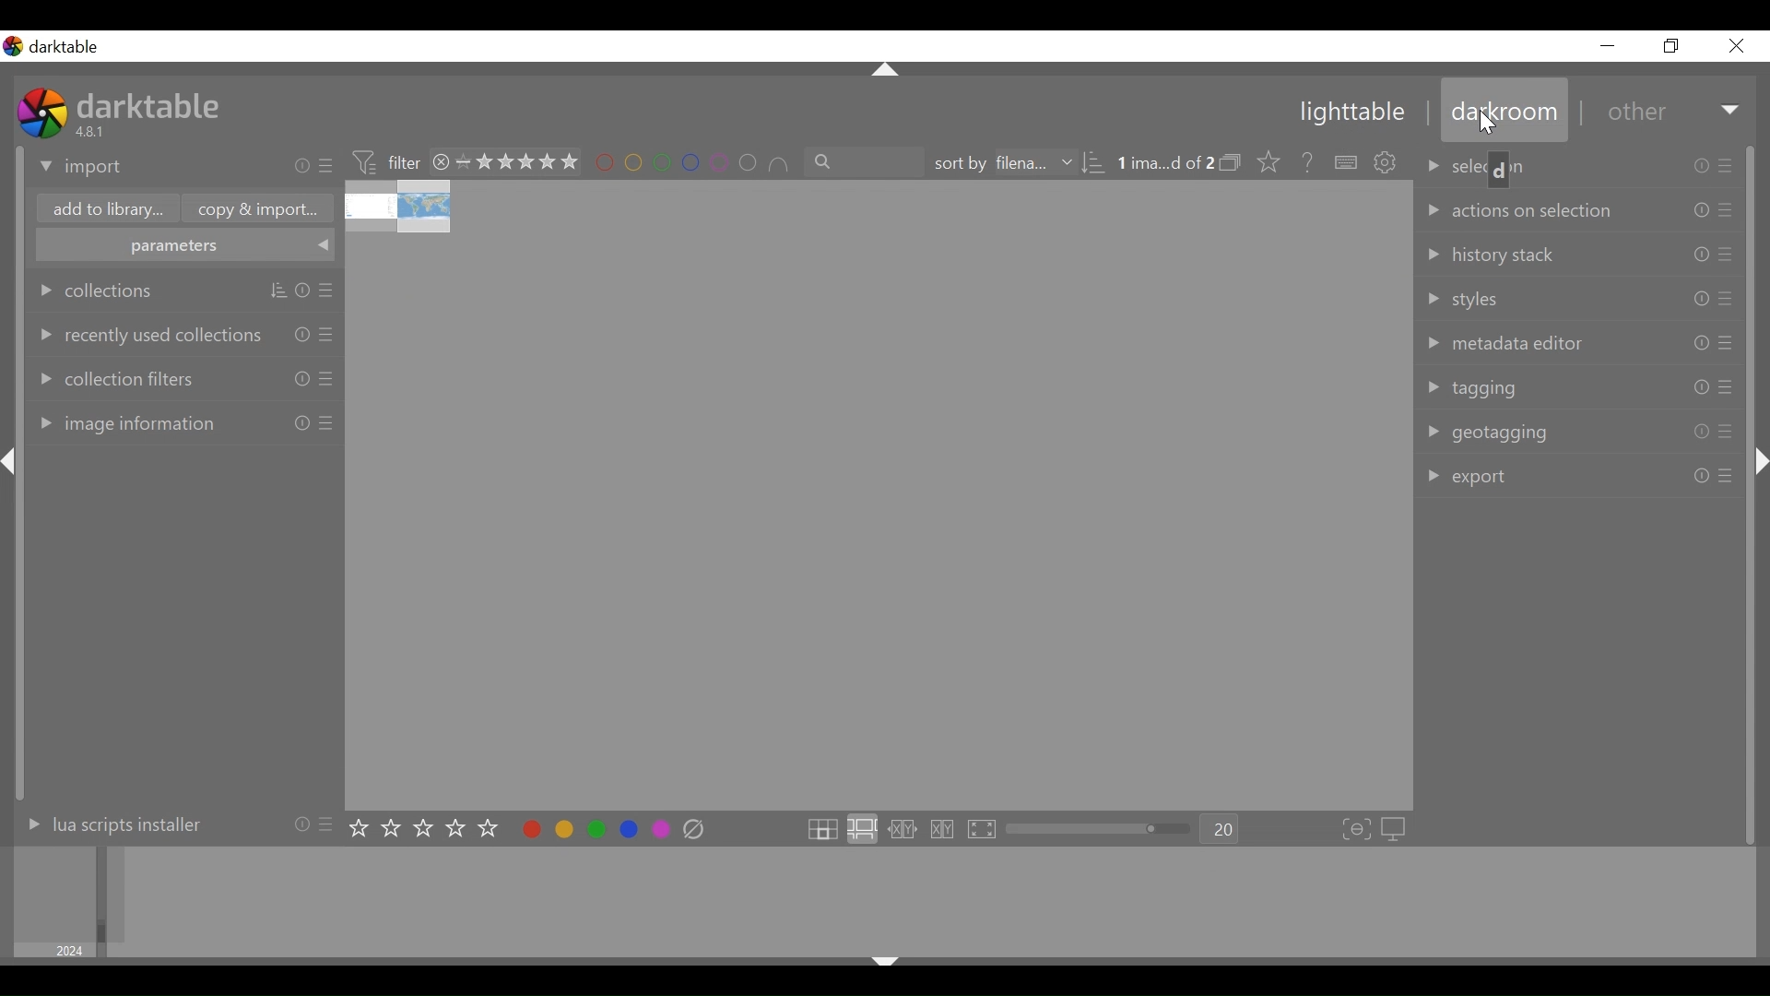  Describe the element at coordinates (102, 207) in the screenshot. I see `add to library` at that location.